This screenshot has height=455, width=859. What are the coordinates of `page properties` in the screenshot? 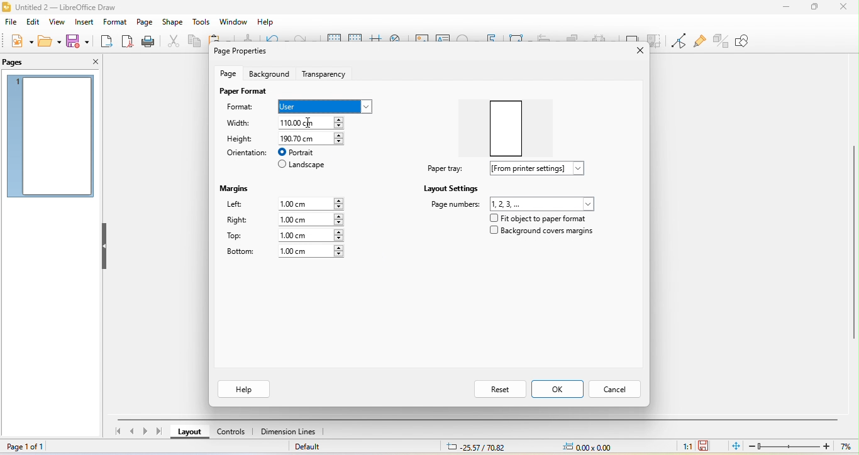 It's located at (244, 52).